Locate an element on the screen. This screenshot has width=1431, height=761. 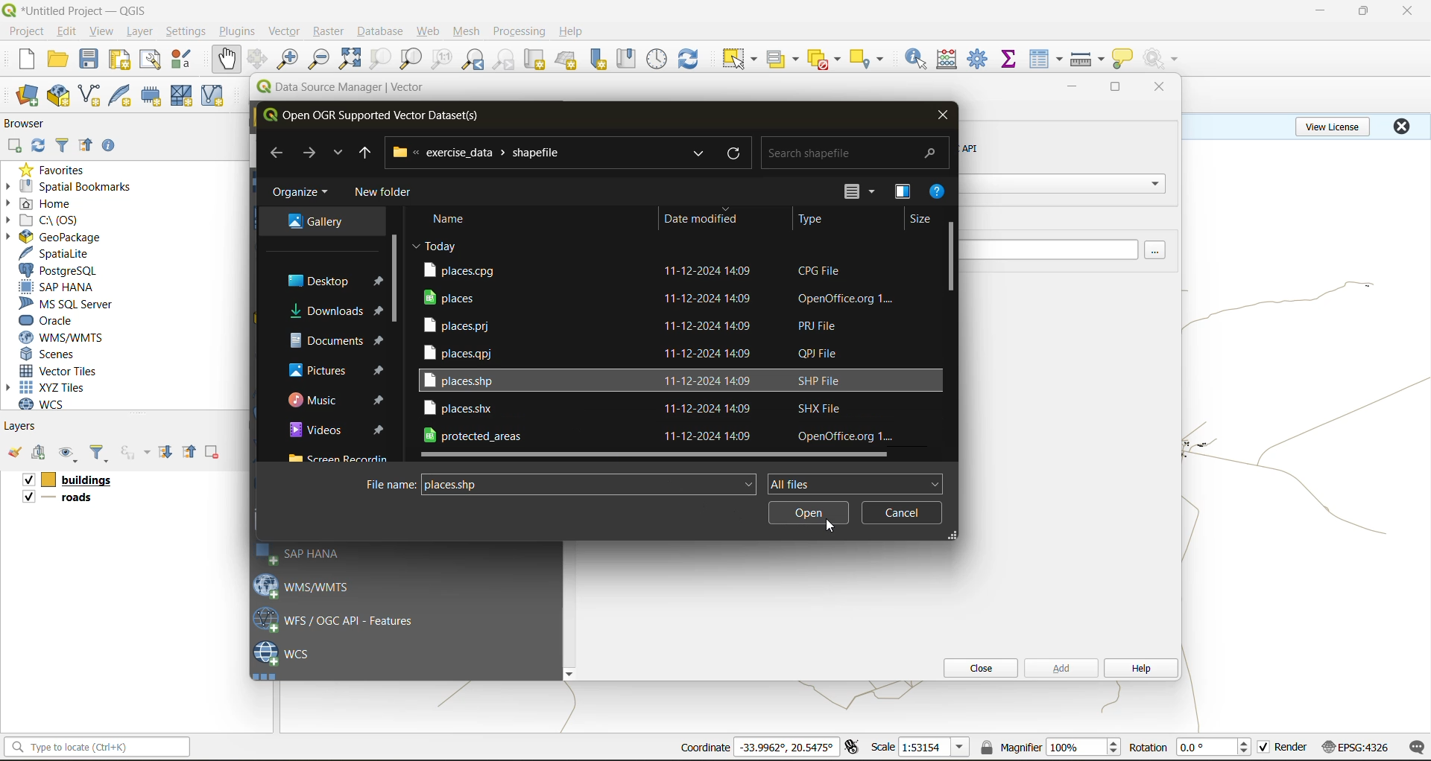
zoom next is located at coordinates (506, 60).